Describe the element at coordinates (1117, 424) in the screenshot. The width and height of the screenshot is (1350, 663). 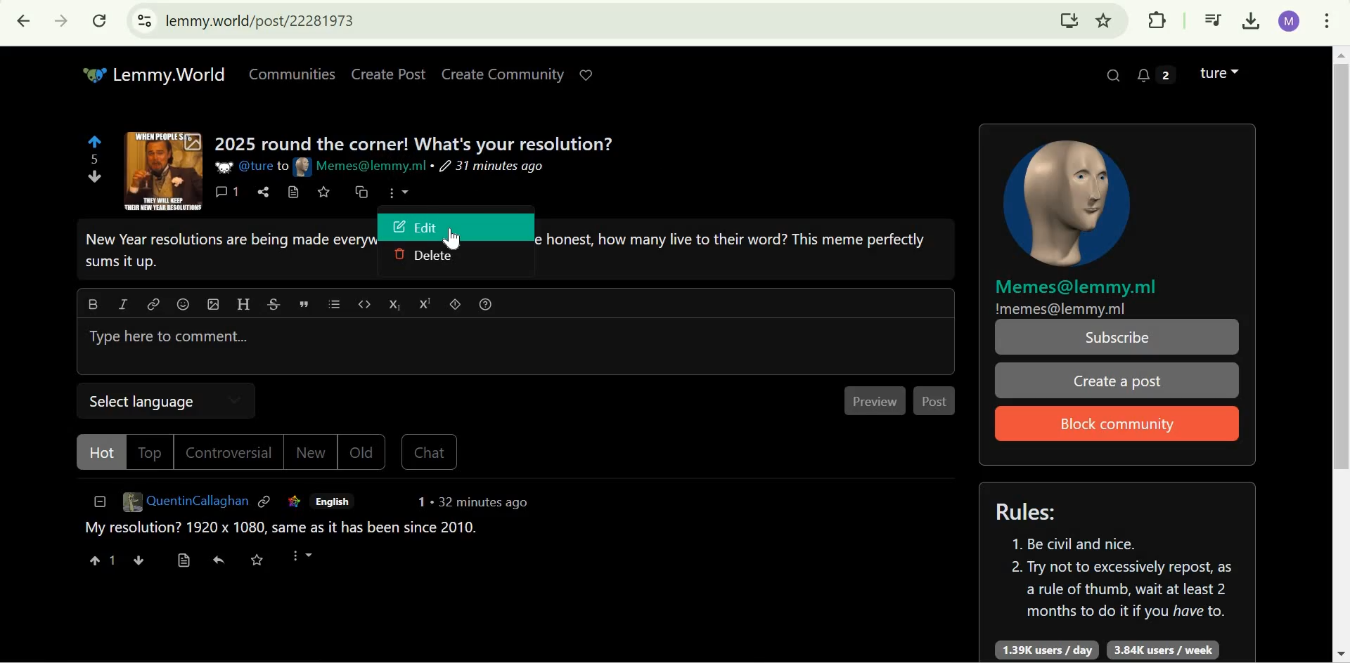
I see `Block Community` at that location.